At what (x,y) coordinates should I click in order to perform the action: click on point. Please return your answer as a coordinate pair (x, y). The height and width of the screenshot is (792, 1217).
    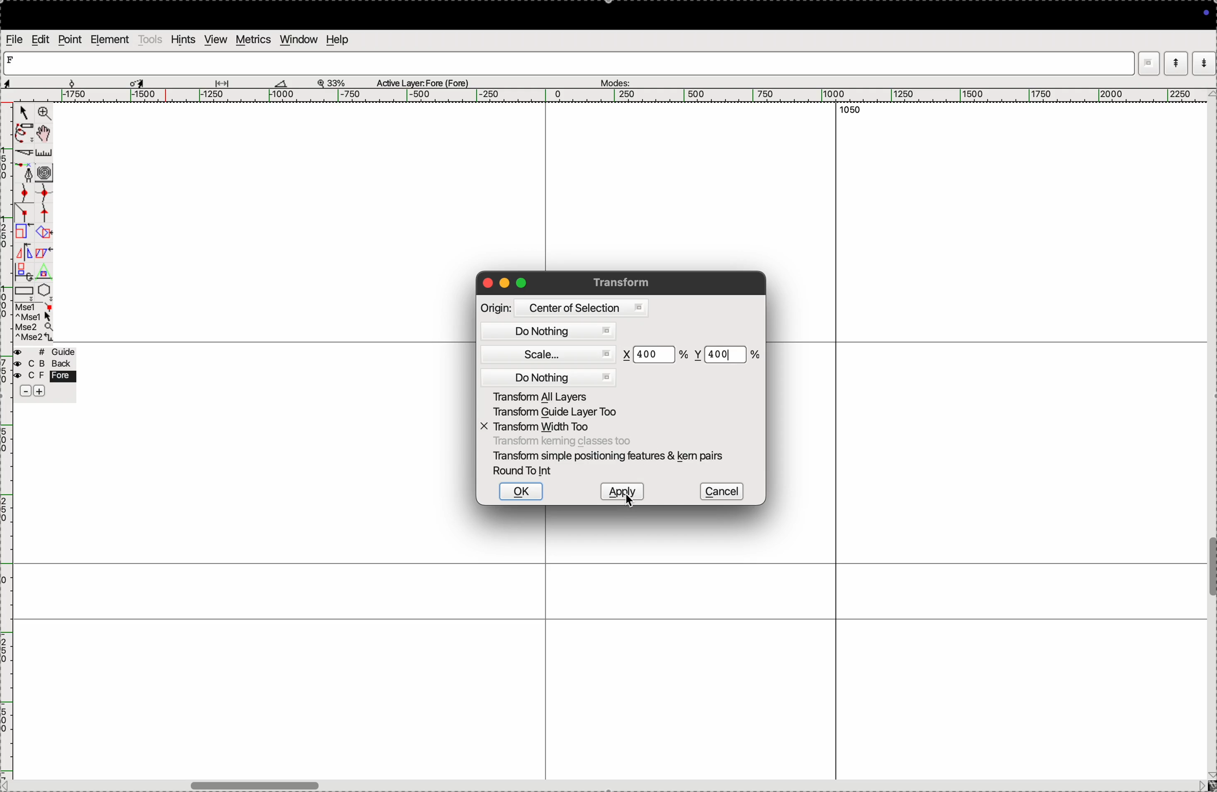
    Looking at the image, I should click on (70, 41).